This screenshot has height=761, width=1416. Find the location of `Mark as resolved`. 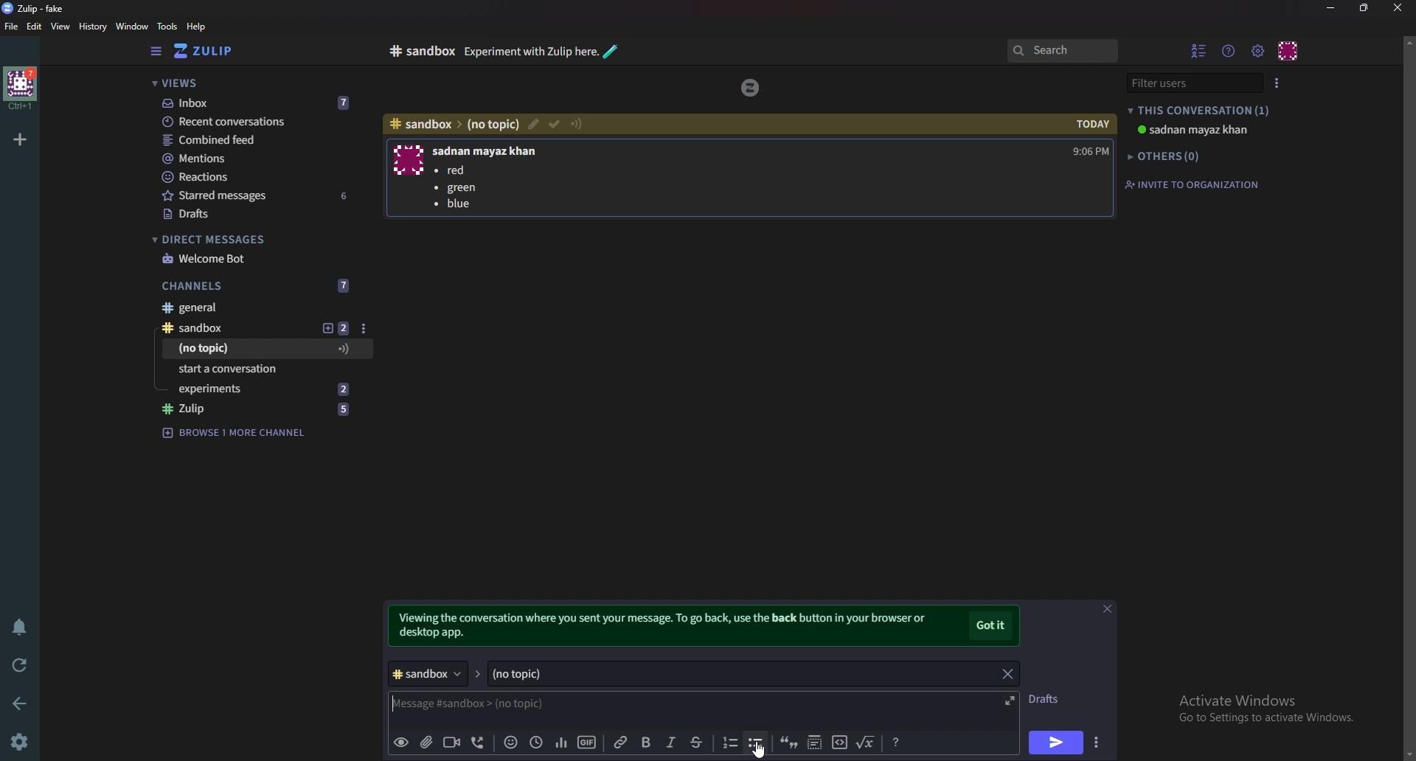

Mark as resolved is located at coordinates (553, 125).